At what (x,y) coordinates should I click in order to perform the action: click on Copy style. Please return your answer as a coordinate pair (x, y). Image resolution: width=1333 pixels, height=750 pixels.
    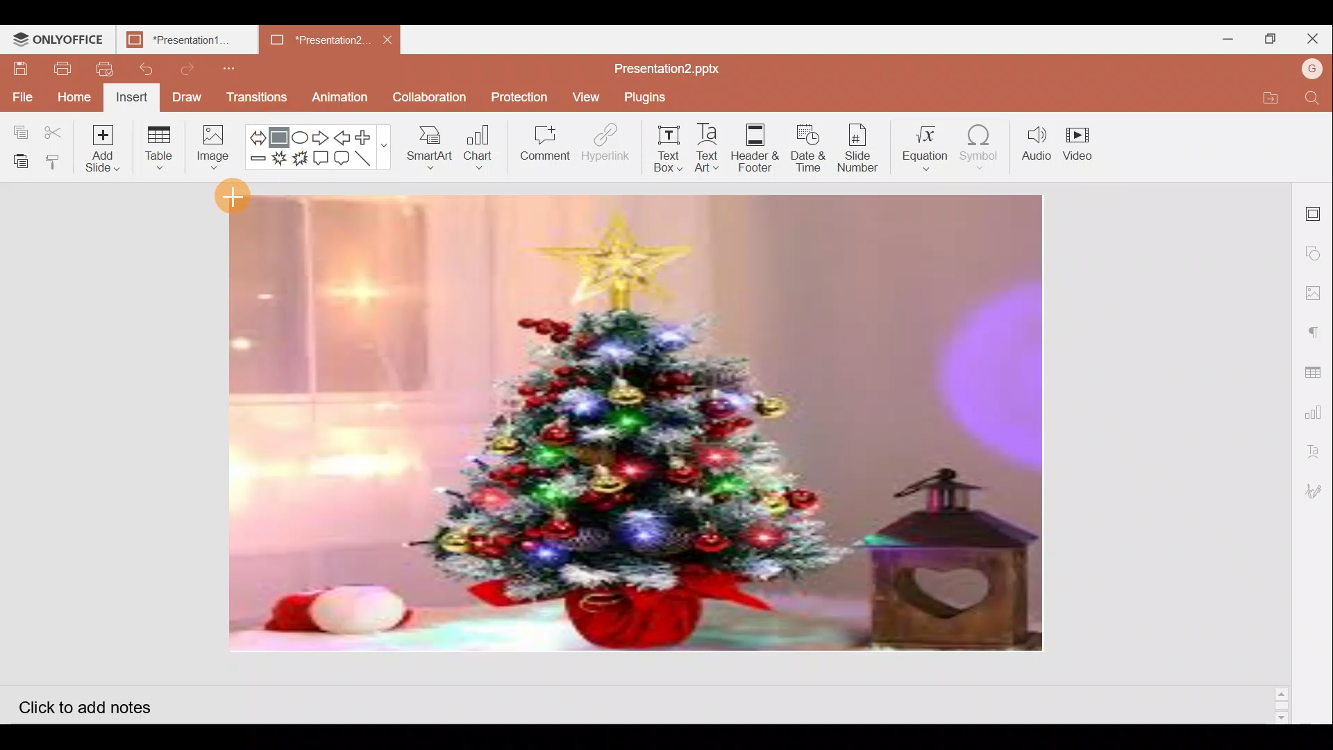
    Looking at the image, I should click on (56, 161).